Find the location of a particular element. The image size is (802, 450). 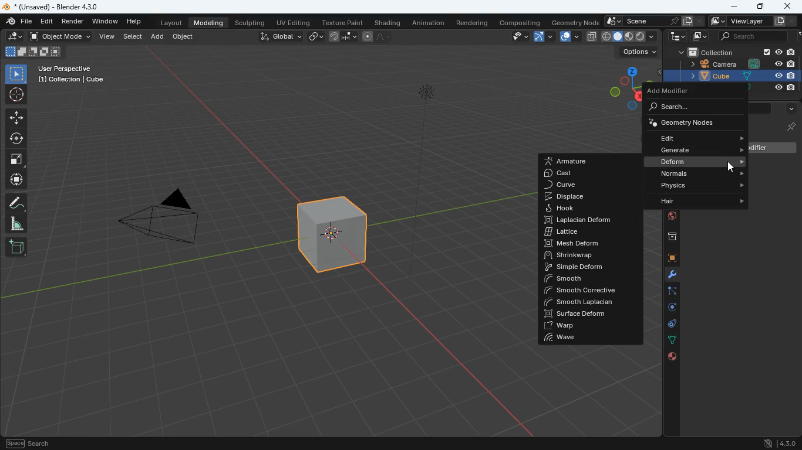

help is located at coordinates (137, 21).